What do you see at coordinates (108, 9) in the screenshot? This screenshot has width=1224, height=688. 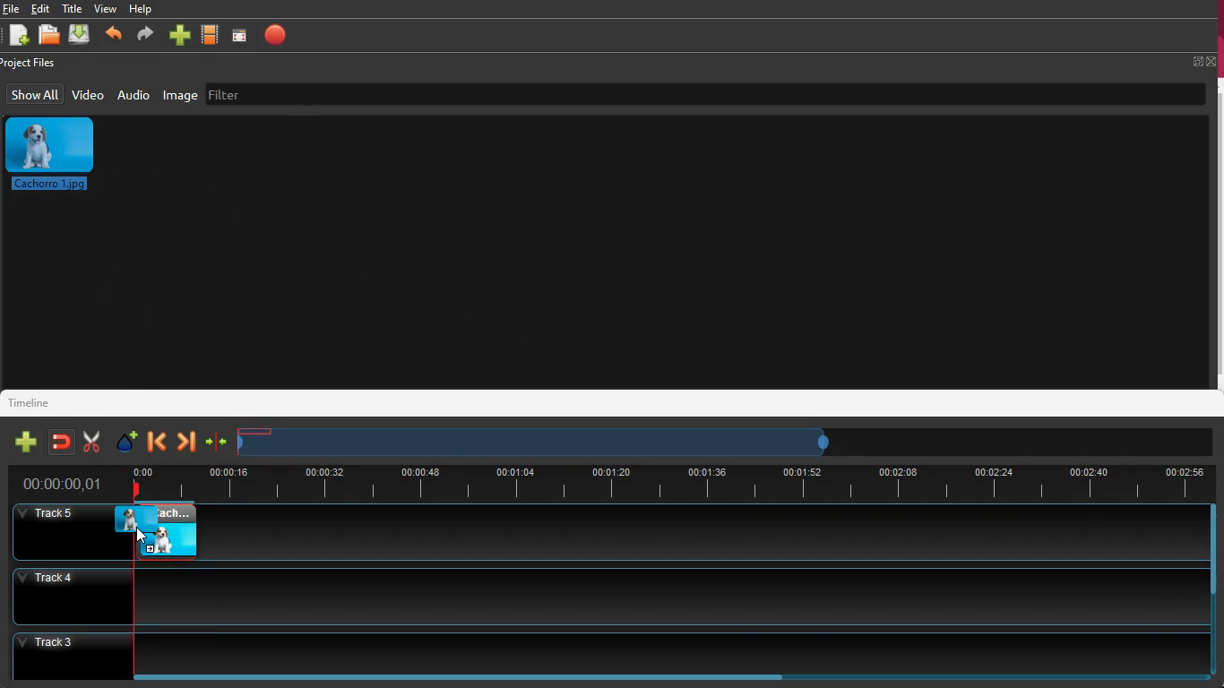 I see `view` at bounding box center [108, 9].